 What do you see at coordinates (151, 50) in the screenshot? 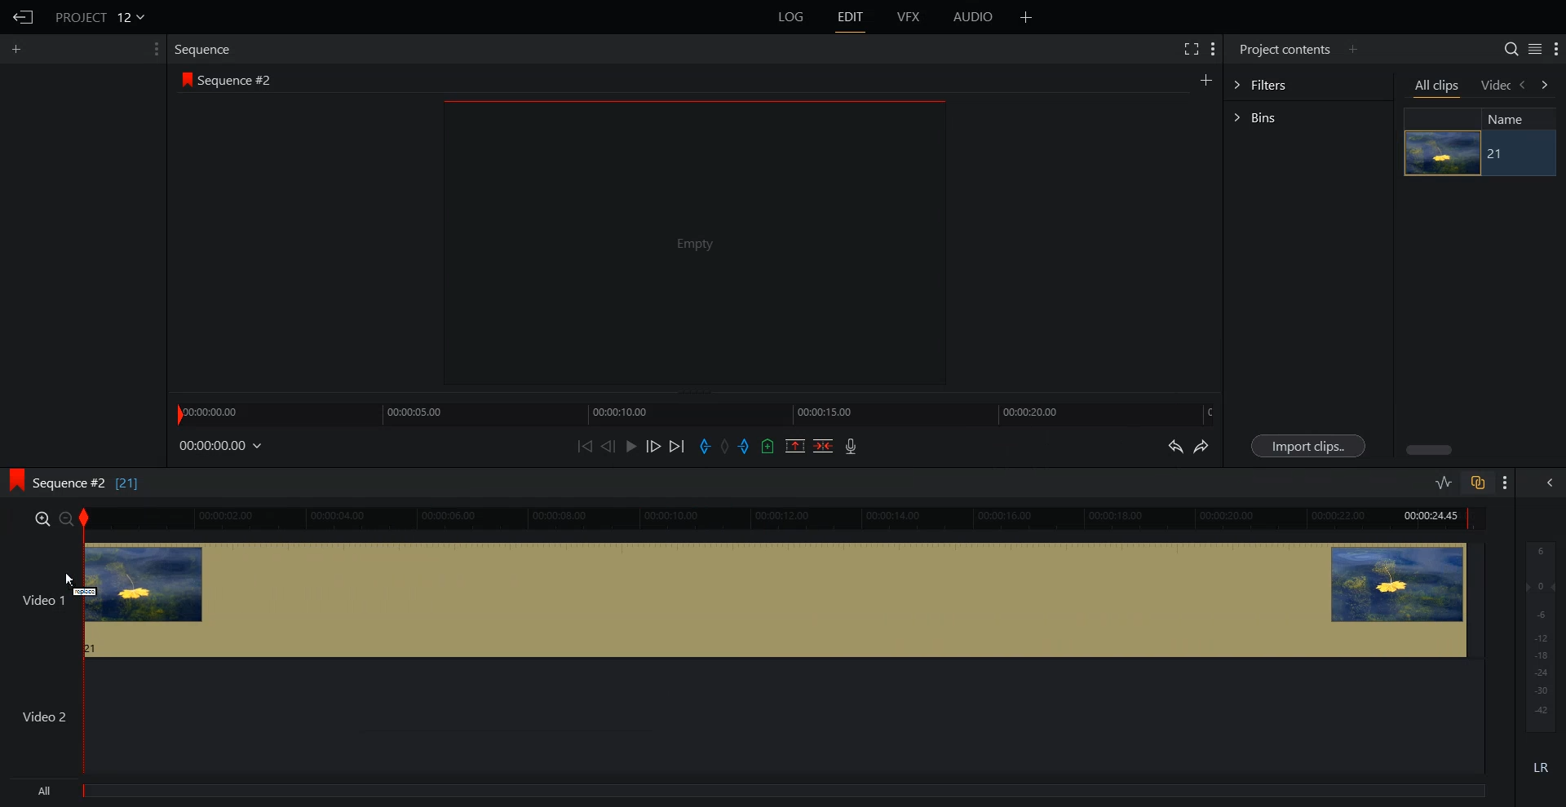
I see `Show Setting Menu` at bounding box center [151, 50].